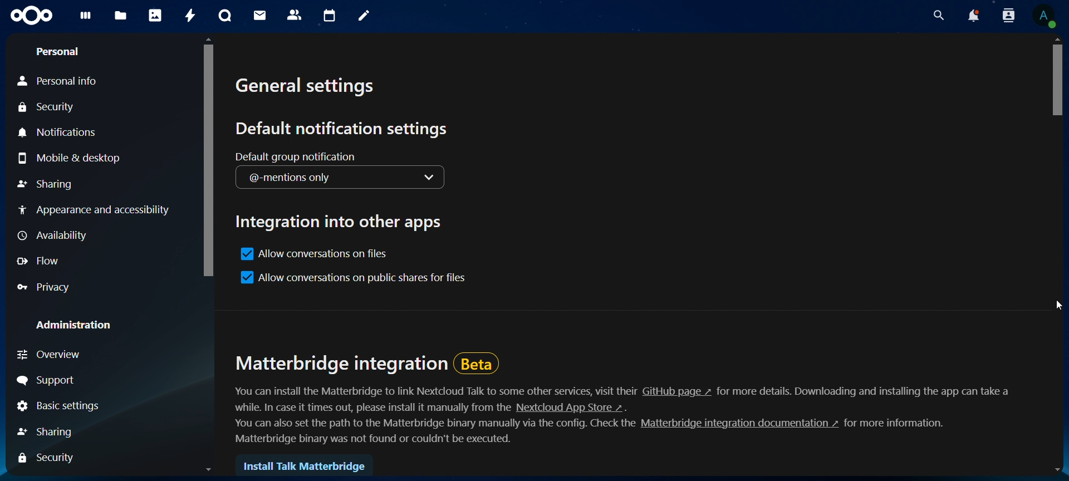 The height and width of the screenshot is (481, 1069). What do you see at coordinates (261, 17) in the screenshot?
I see `mail` at bounding box center [261, 17].